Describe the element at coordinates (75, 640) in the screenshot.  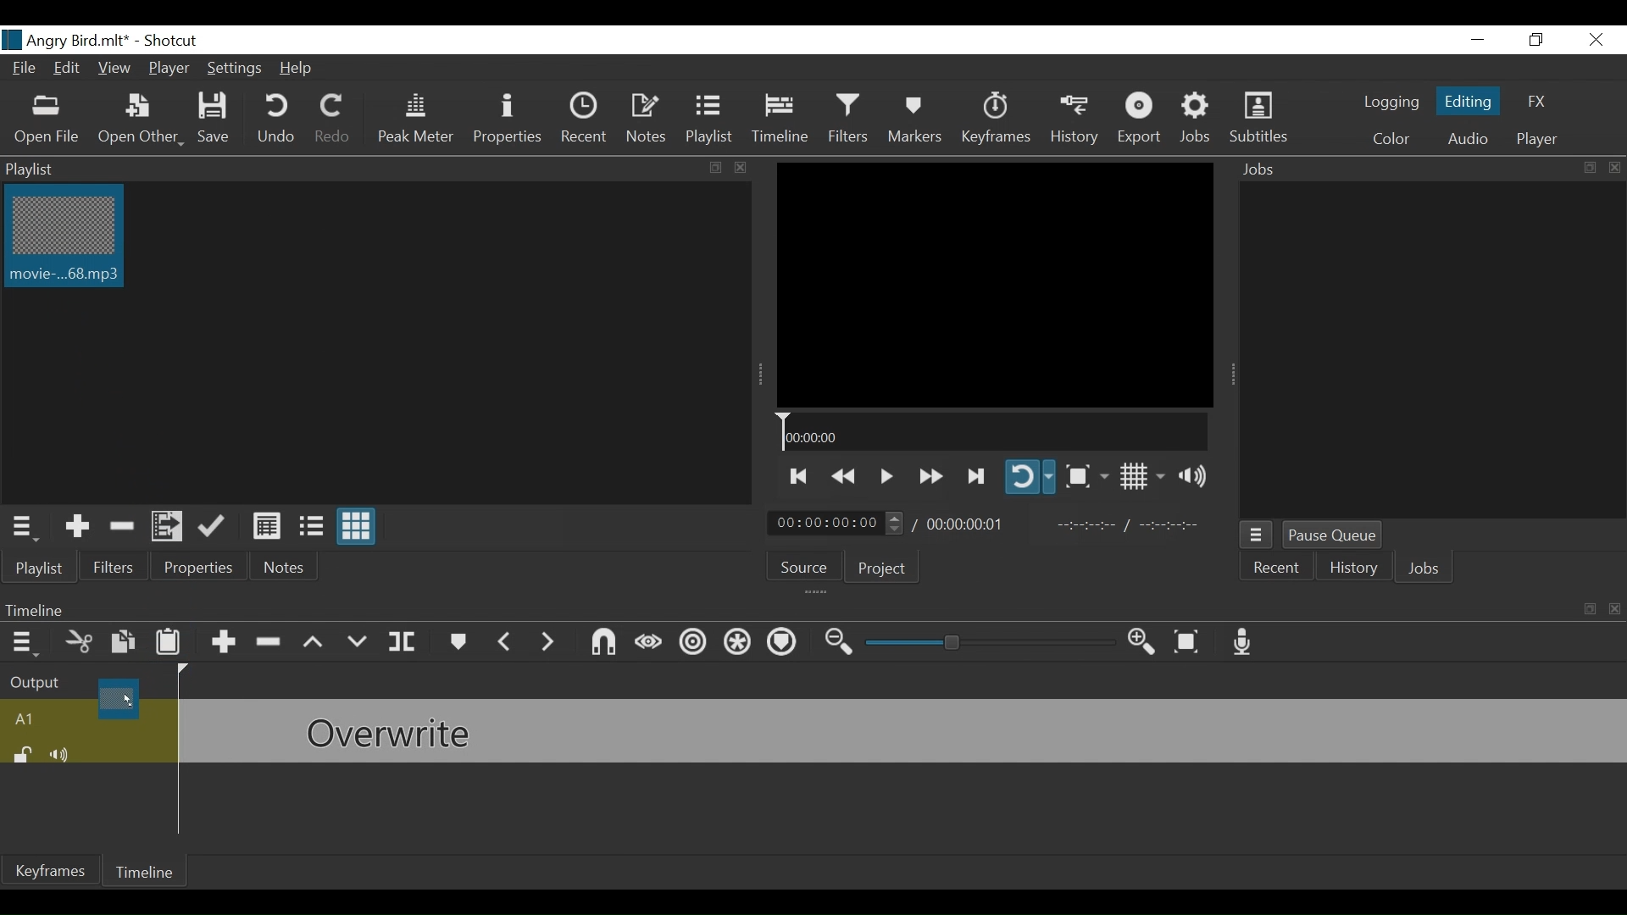
I see `Cut` at that location.